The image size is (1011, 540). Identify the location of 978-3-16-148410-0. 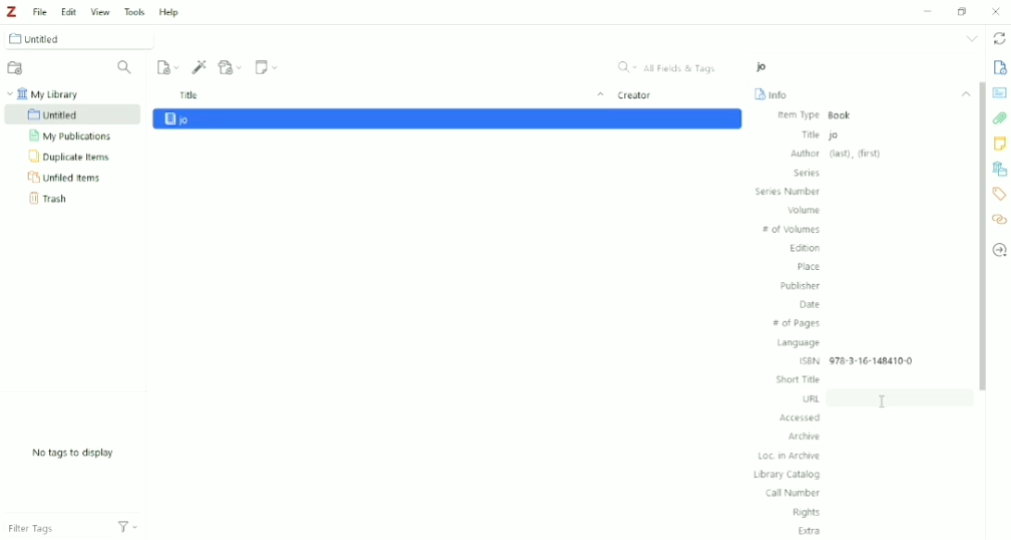
(897, 361).